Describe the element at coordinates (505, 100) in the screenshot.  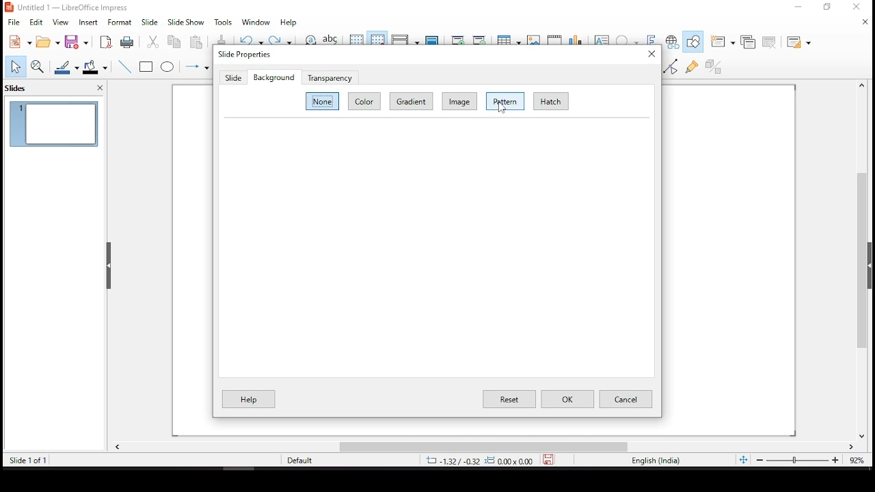
I see `pattern` at that location.